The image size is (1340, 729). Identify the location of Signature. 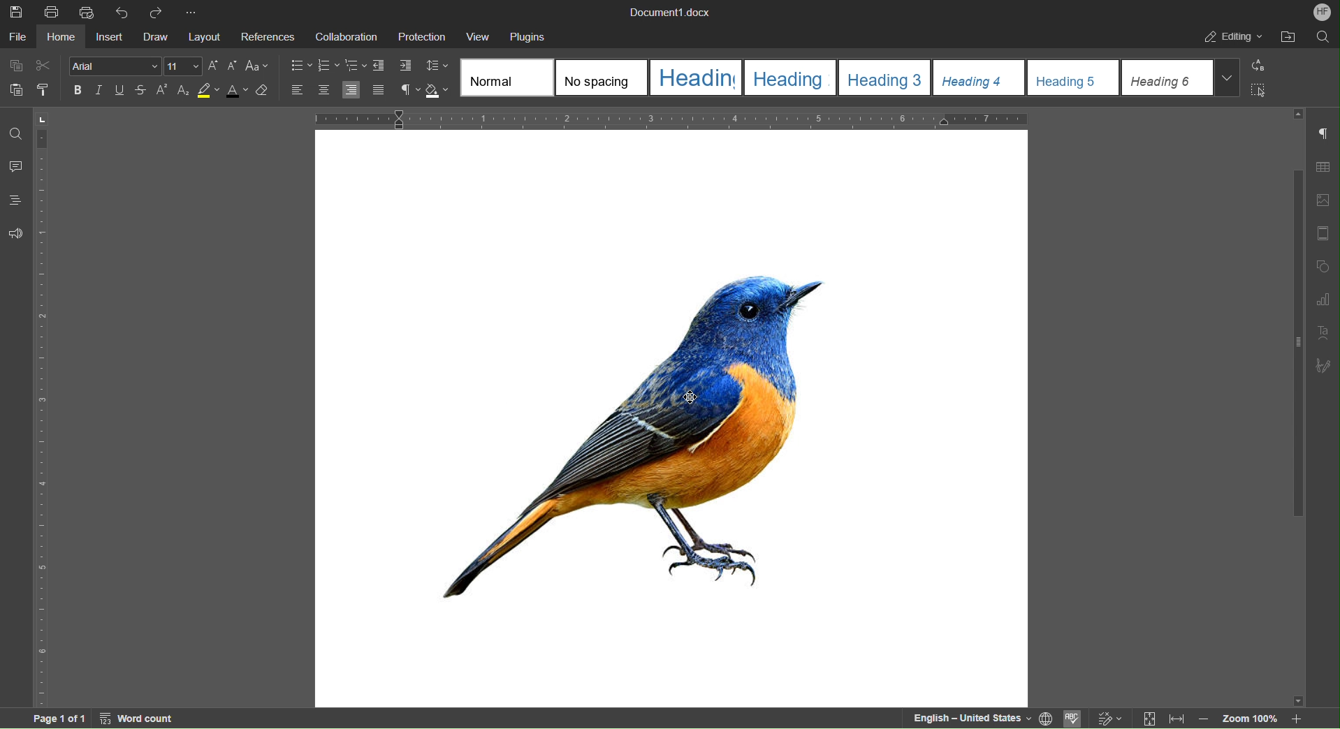
(1323, 367).